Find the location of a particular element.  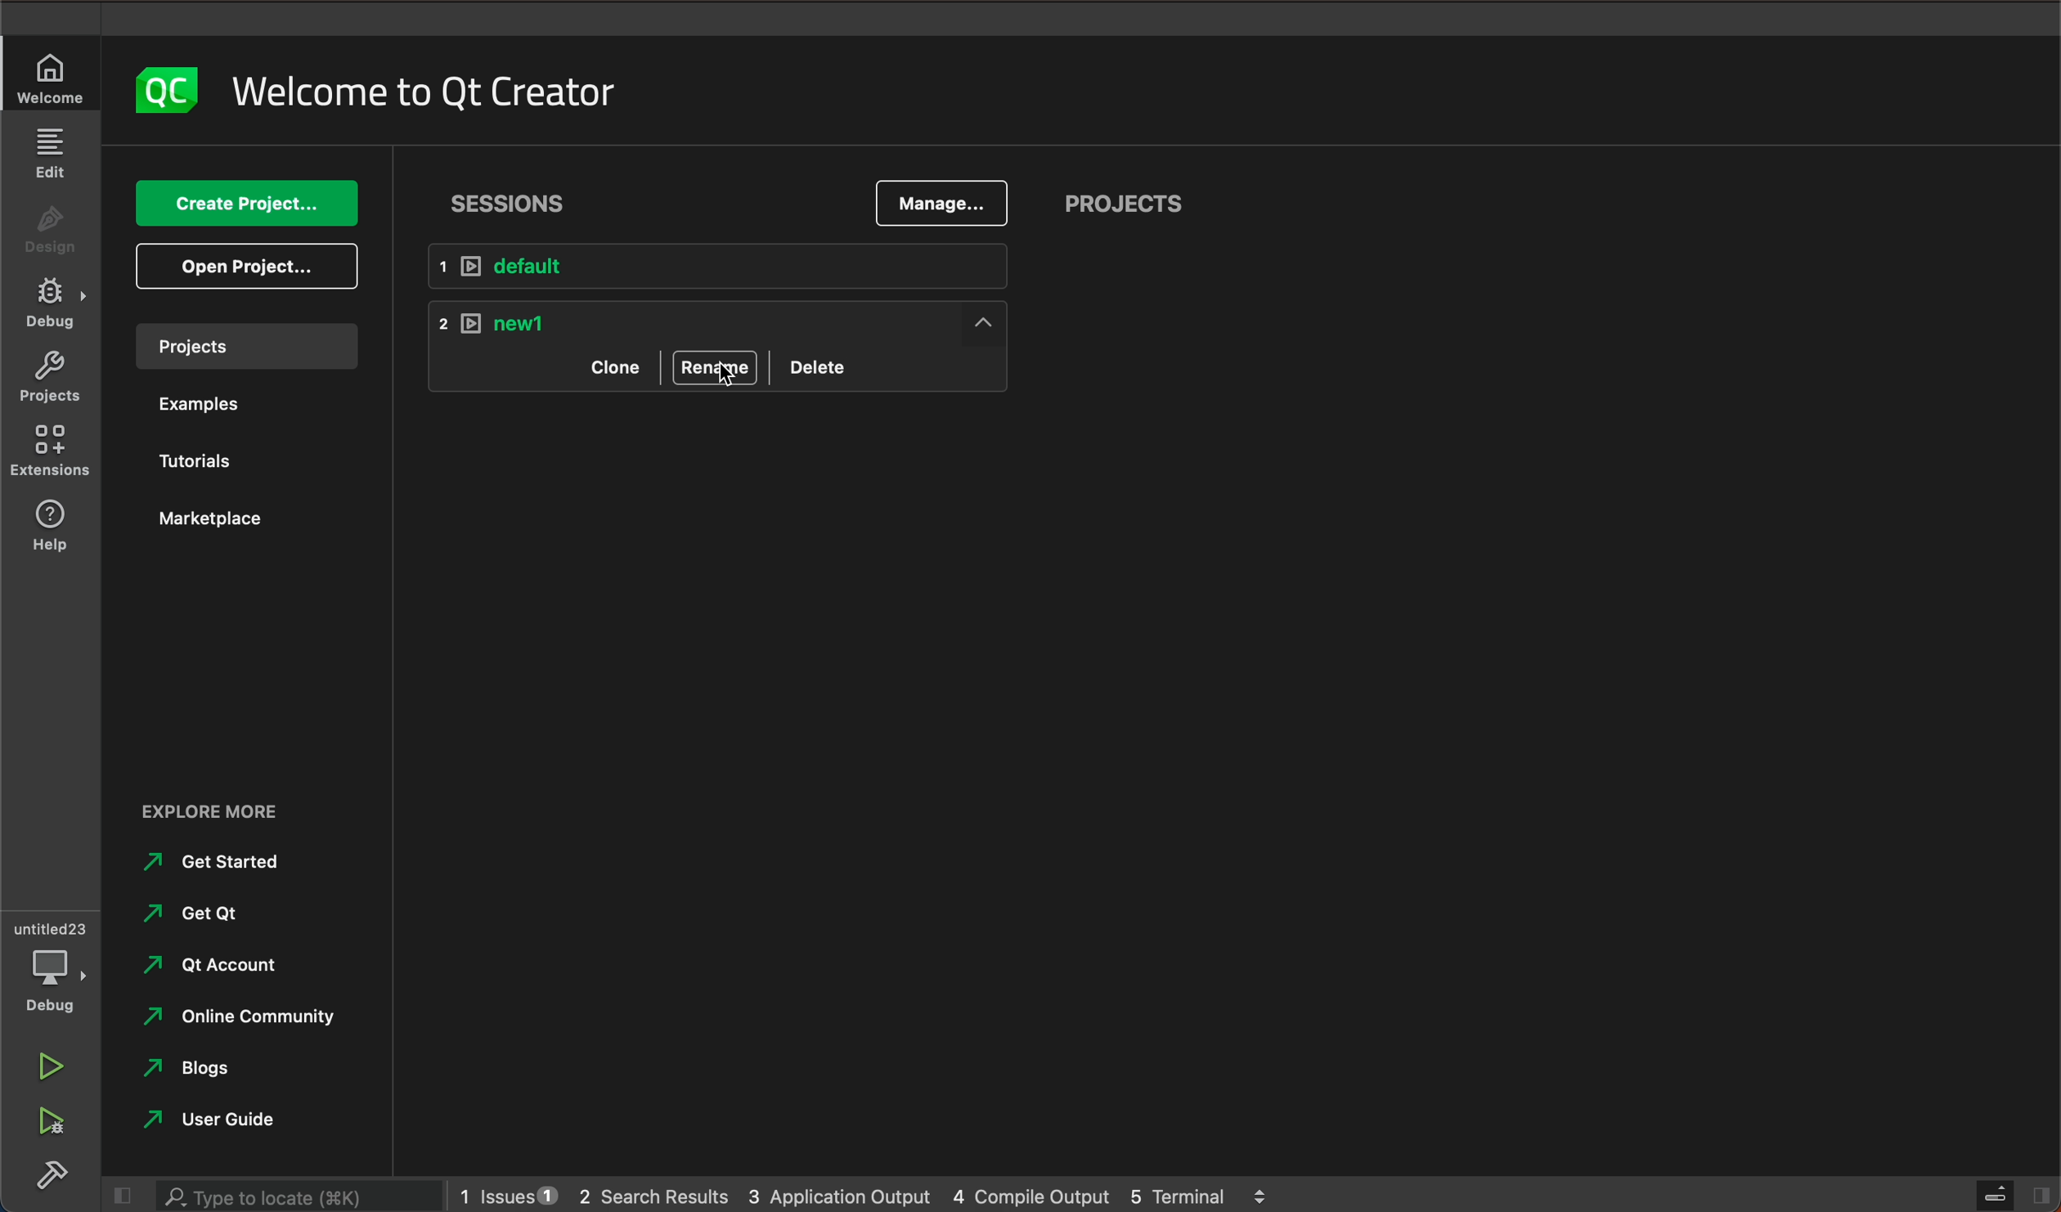

welcome is located at coordinates (52, 78).